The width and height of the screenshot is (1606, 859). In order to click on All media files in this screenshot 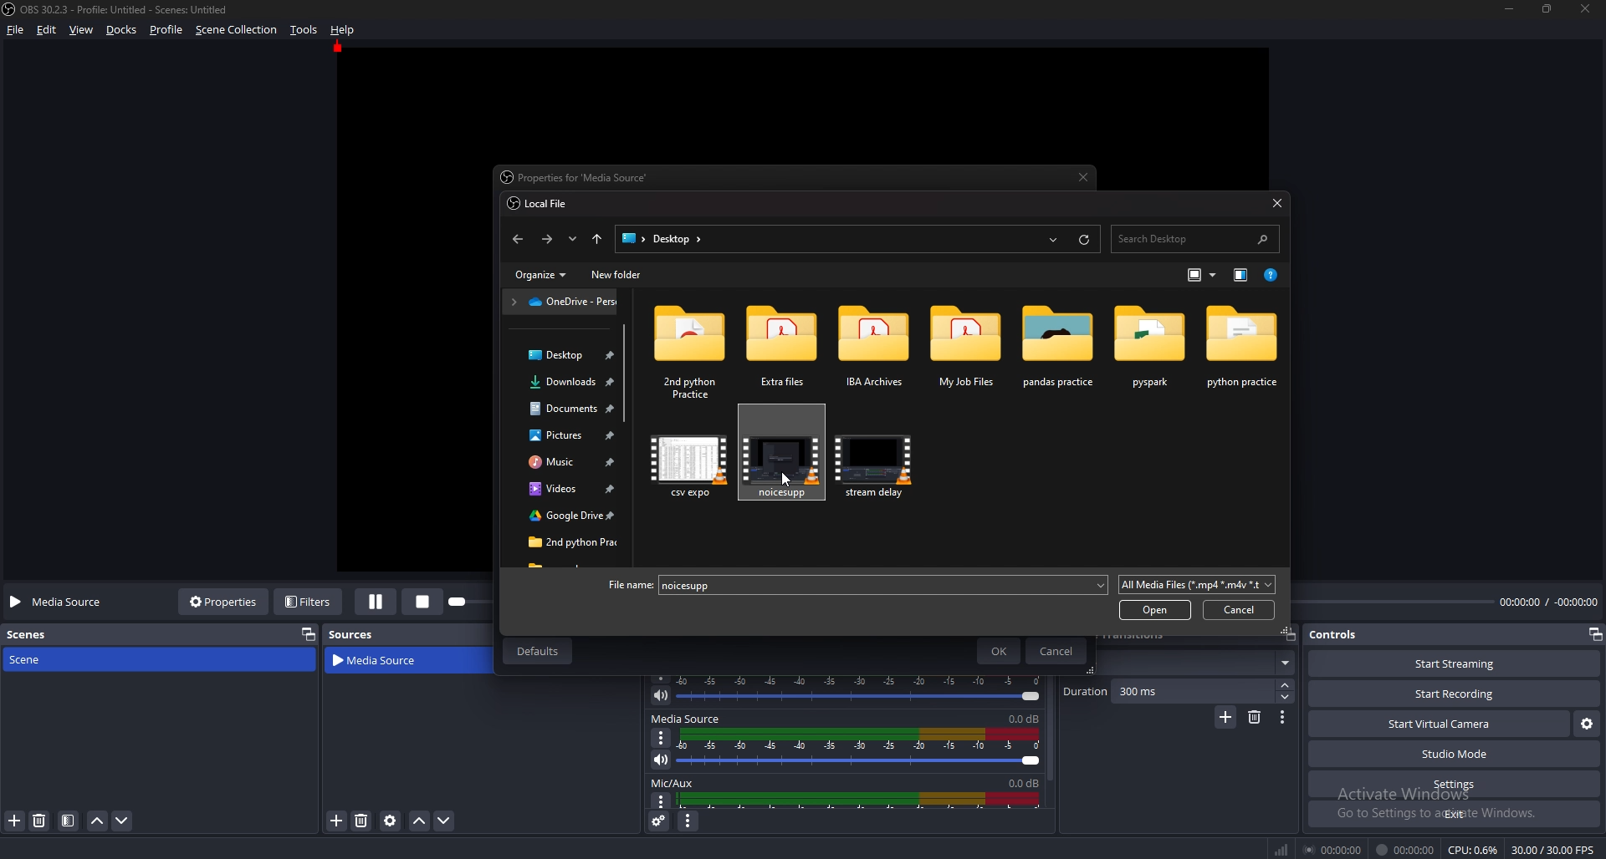, I will do `click(1197, 584)`.